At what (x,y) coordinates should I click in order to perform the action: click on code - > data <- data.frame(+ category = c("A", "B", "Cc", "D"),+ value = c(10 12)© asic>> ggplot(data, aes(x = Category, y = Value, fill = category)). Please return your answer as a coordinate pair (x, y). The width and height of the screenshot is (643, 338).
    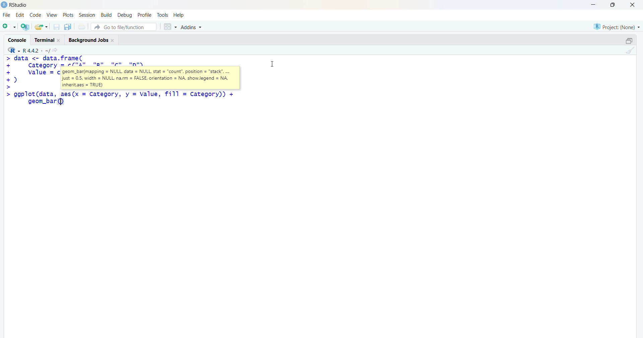
    Looking at the image, I should click on (126, 80).